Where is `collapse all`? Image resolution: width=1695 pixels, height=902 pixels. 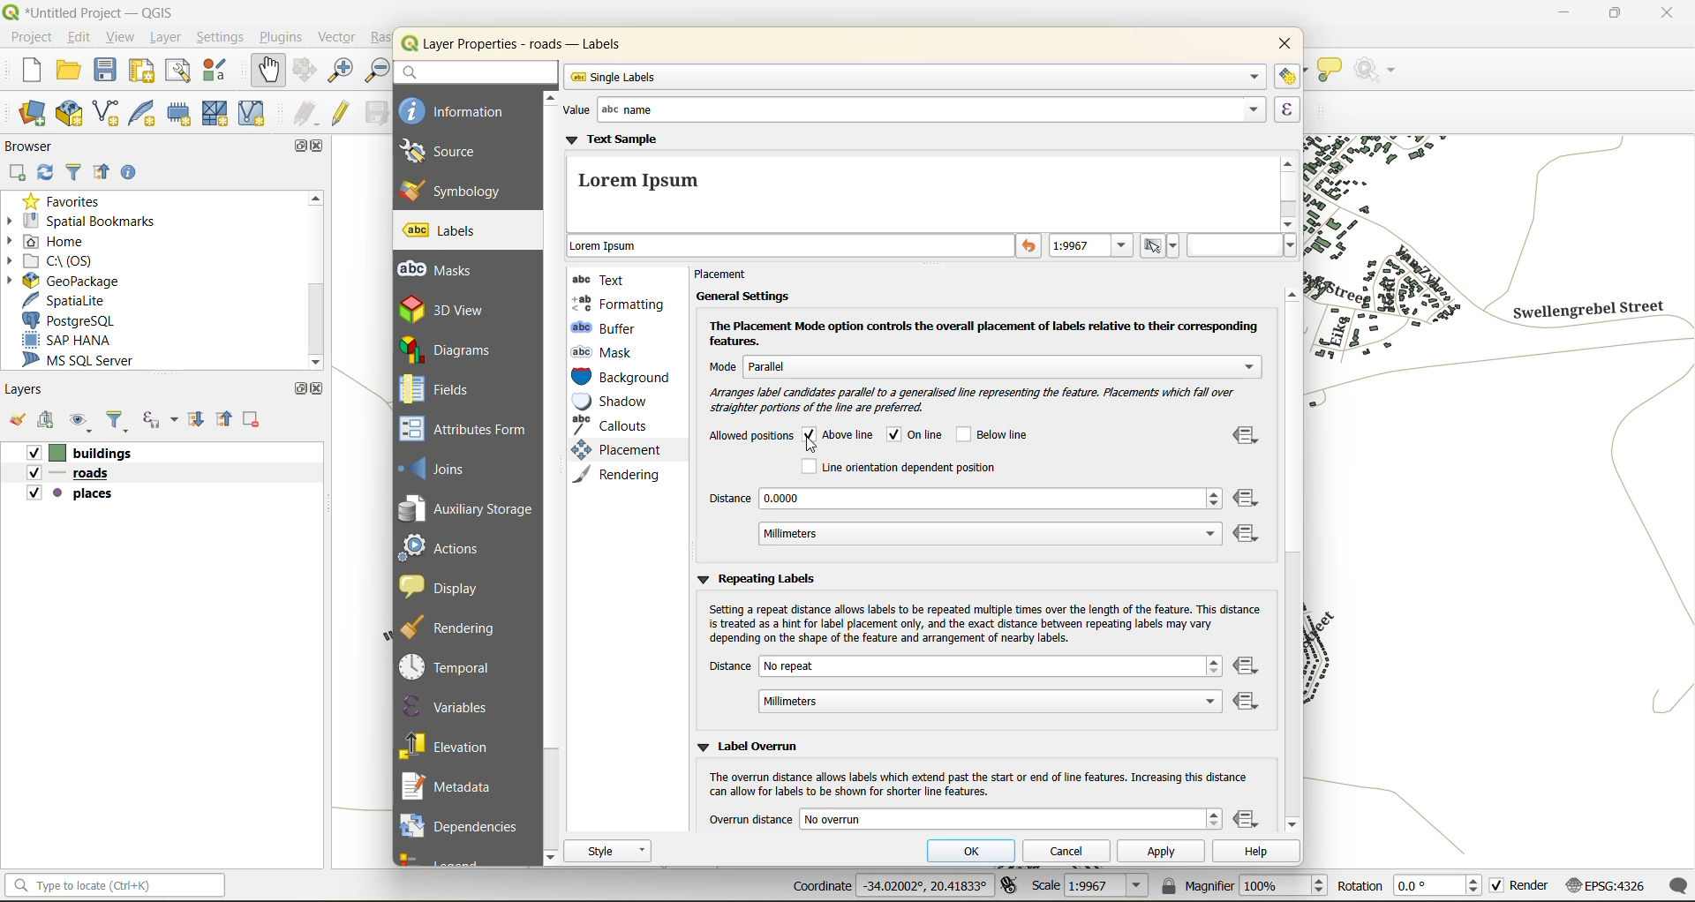 collapse all is located at coordinates (226, 422).